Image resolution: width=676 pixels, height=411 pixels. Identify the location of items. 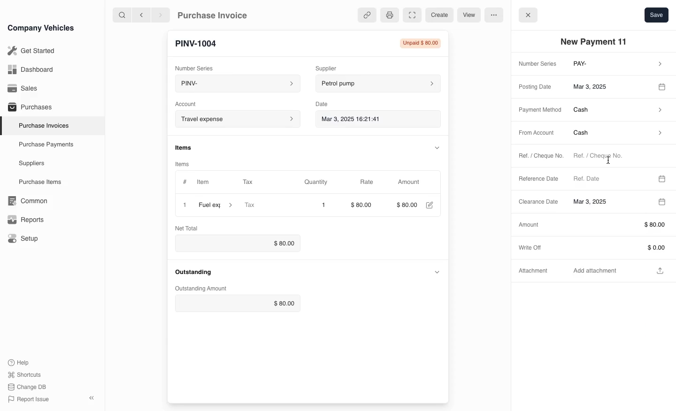
(187, 162).